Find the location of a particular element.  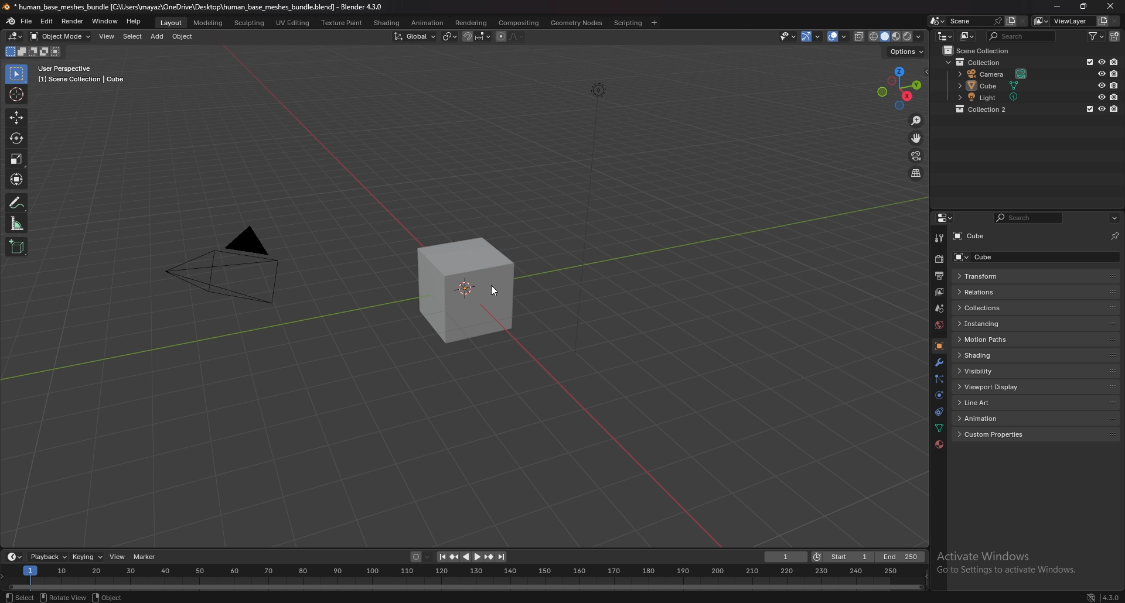

transform orientation is located at coordinates (415, 36).